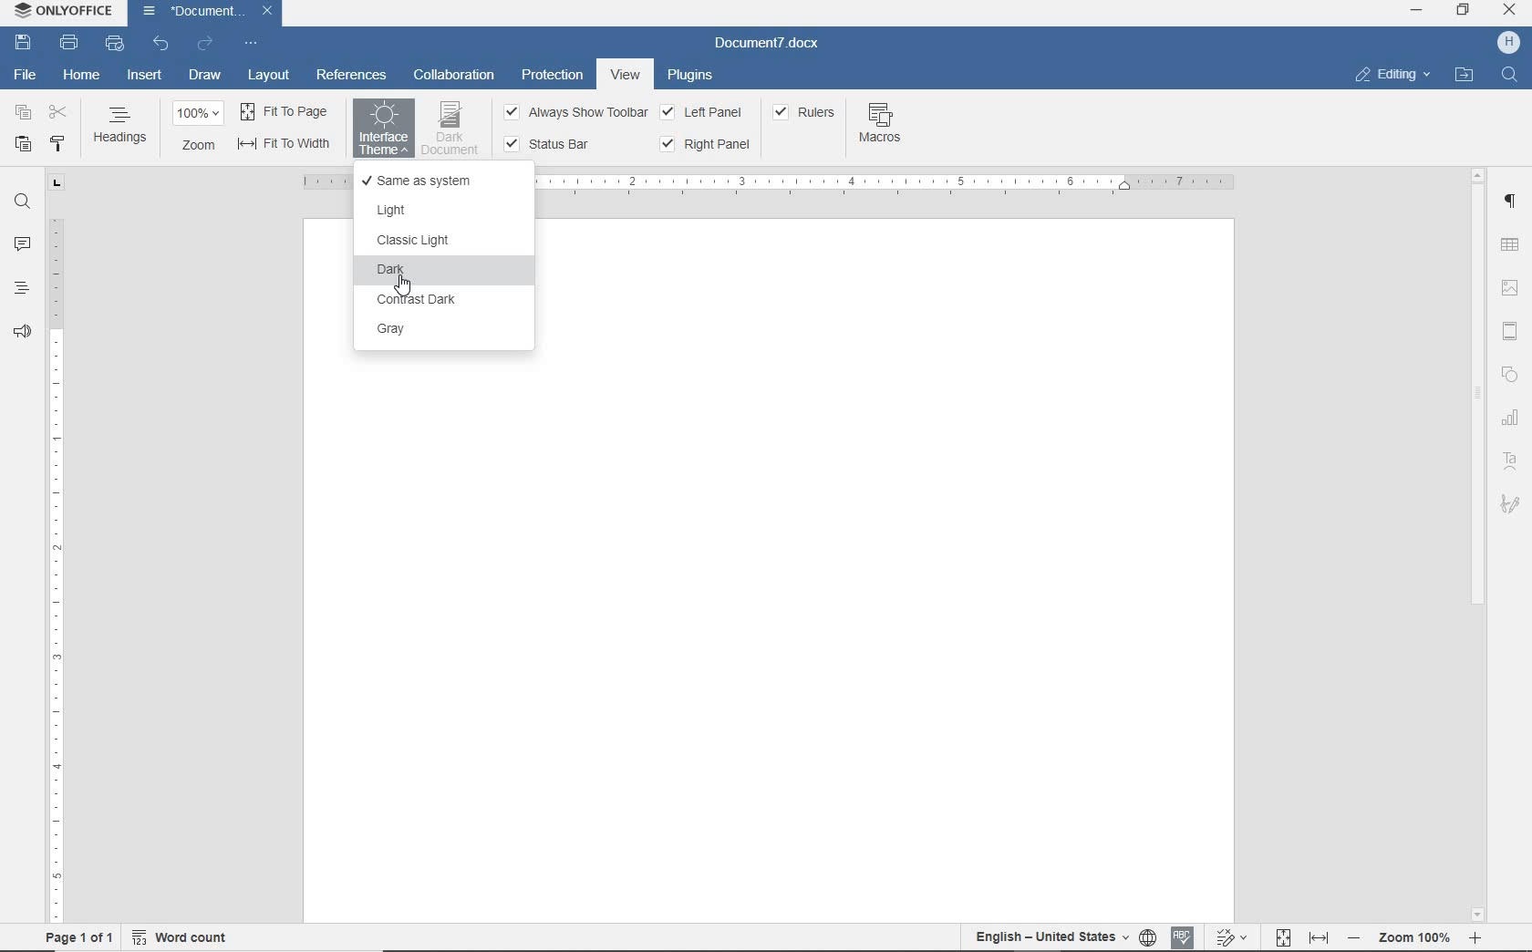  Describe the element at coordinates (419, 298) in the screenshot. I see `CONTRAST DARK` at that location.